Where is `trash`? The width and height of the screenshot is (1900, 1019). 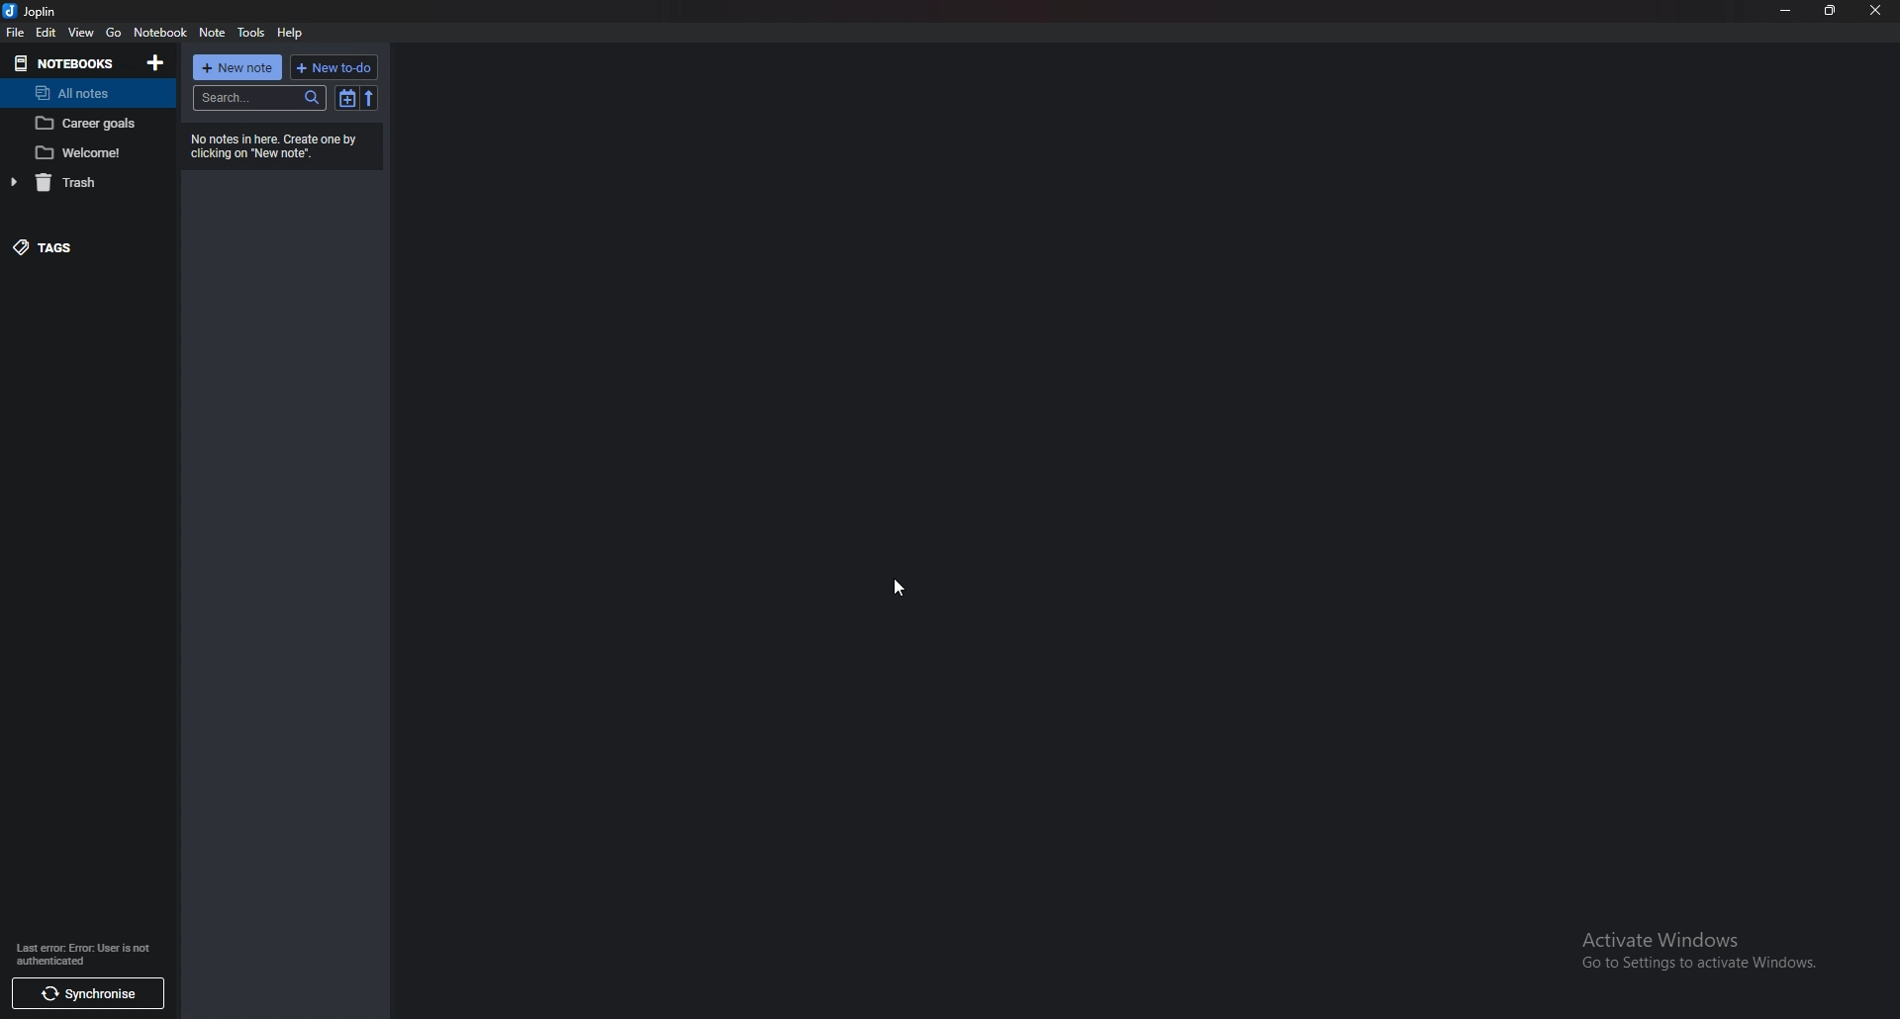 trash is located at coordinates (90, 181).